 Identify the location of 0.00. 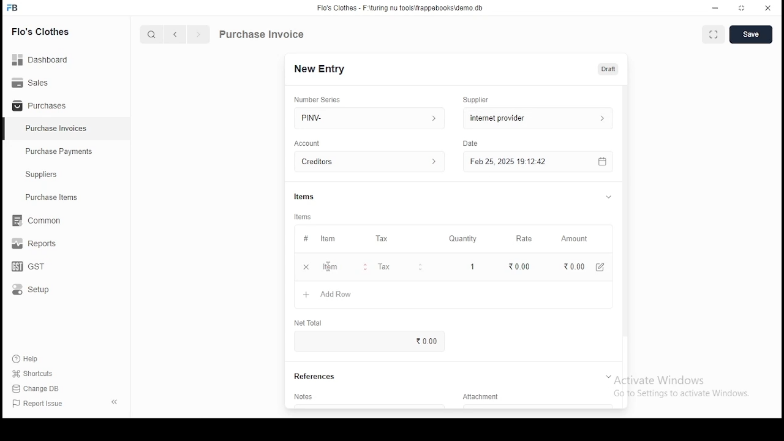
(520, 266).